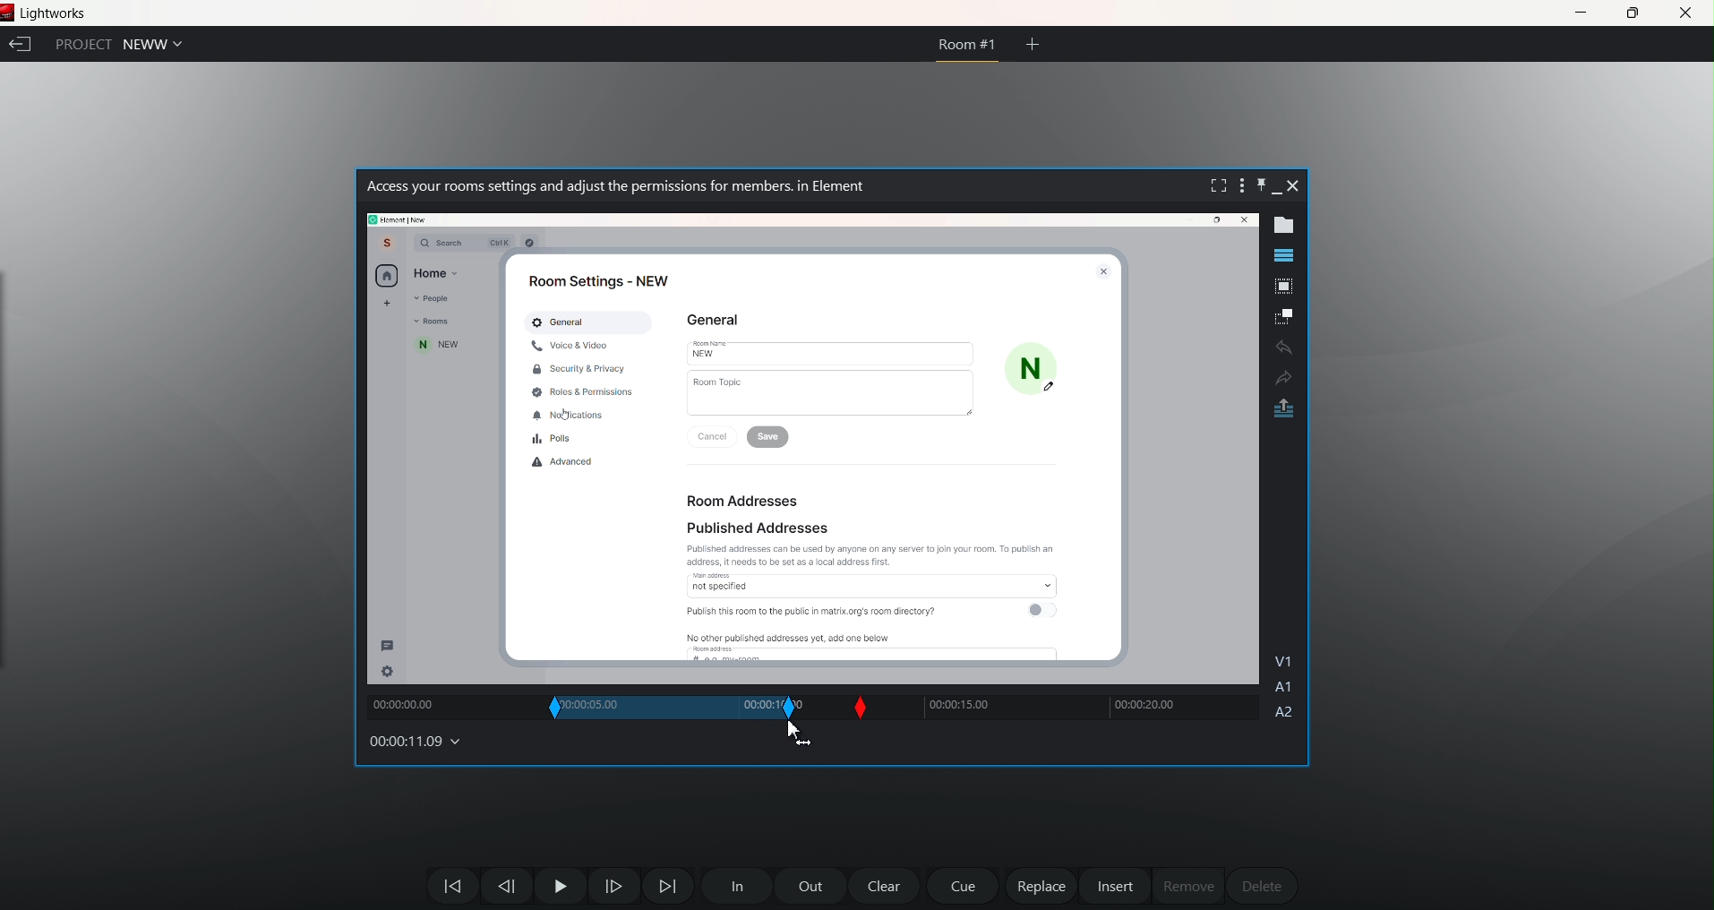 The image size is (1714, 910). Describe the element at coordinates (791, 708) in the screenshot. I see `out slip position changed` at that location.